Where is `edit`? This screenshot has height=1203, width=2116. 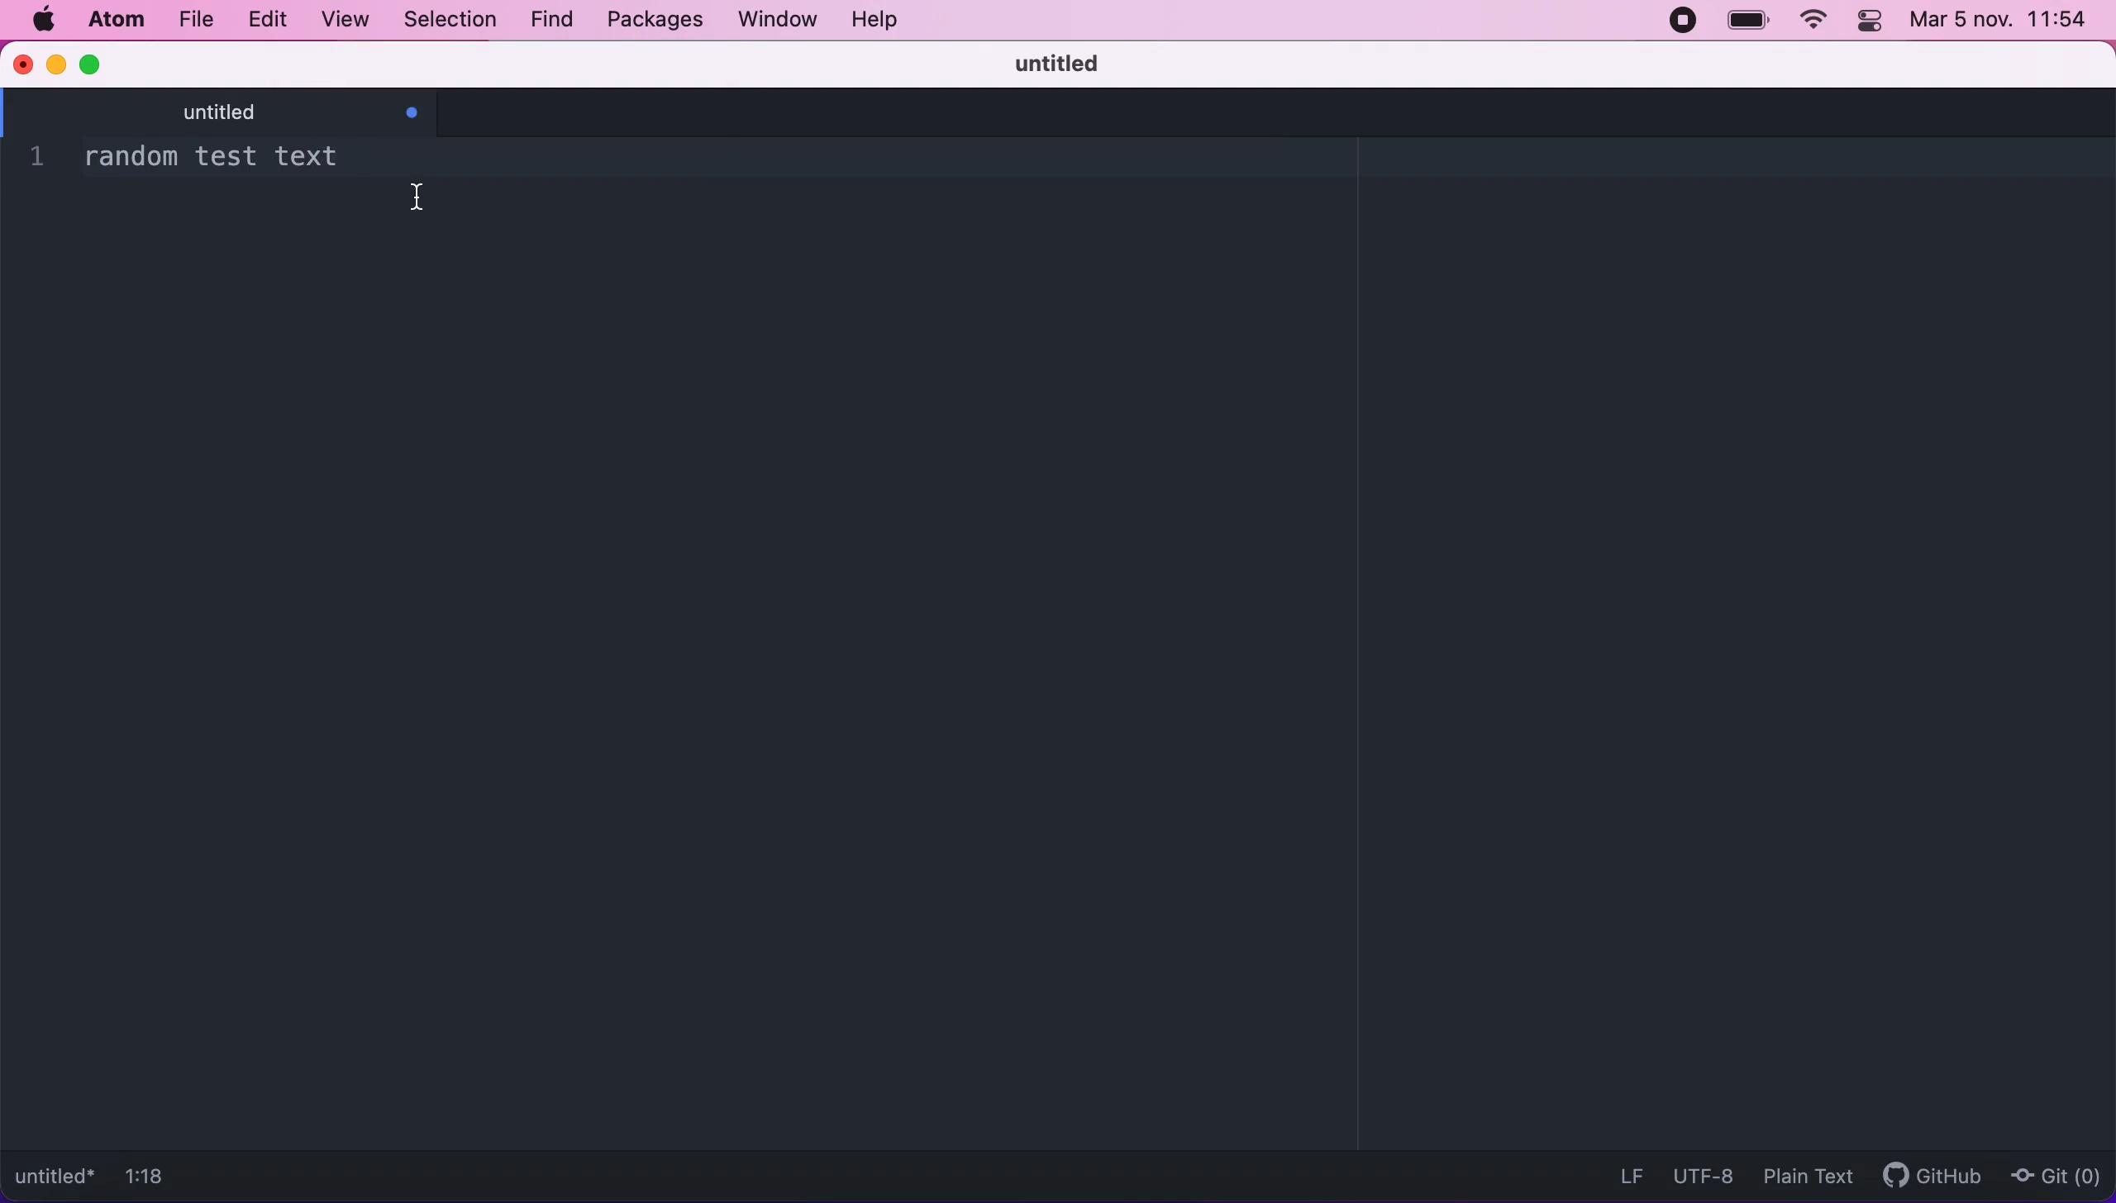 edit is located at coordinates (274, 20).